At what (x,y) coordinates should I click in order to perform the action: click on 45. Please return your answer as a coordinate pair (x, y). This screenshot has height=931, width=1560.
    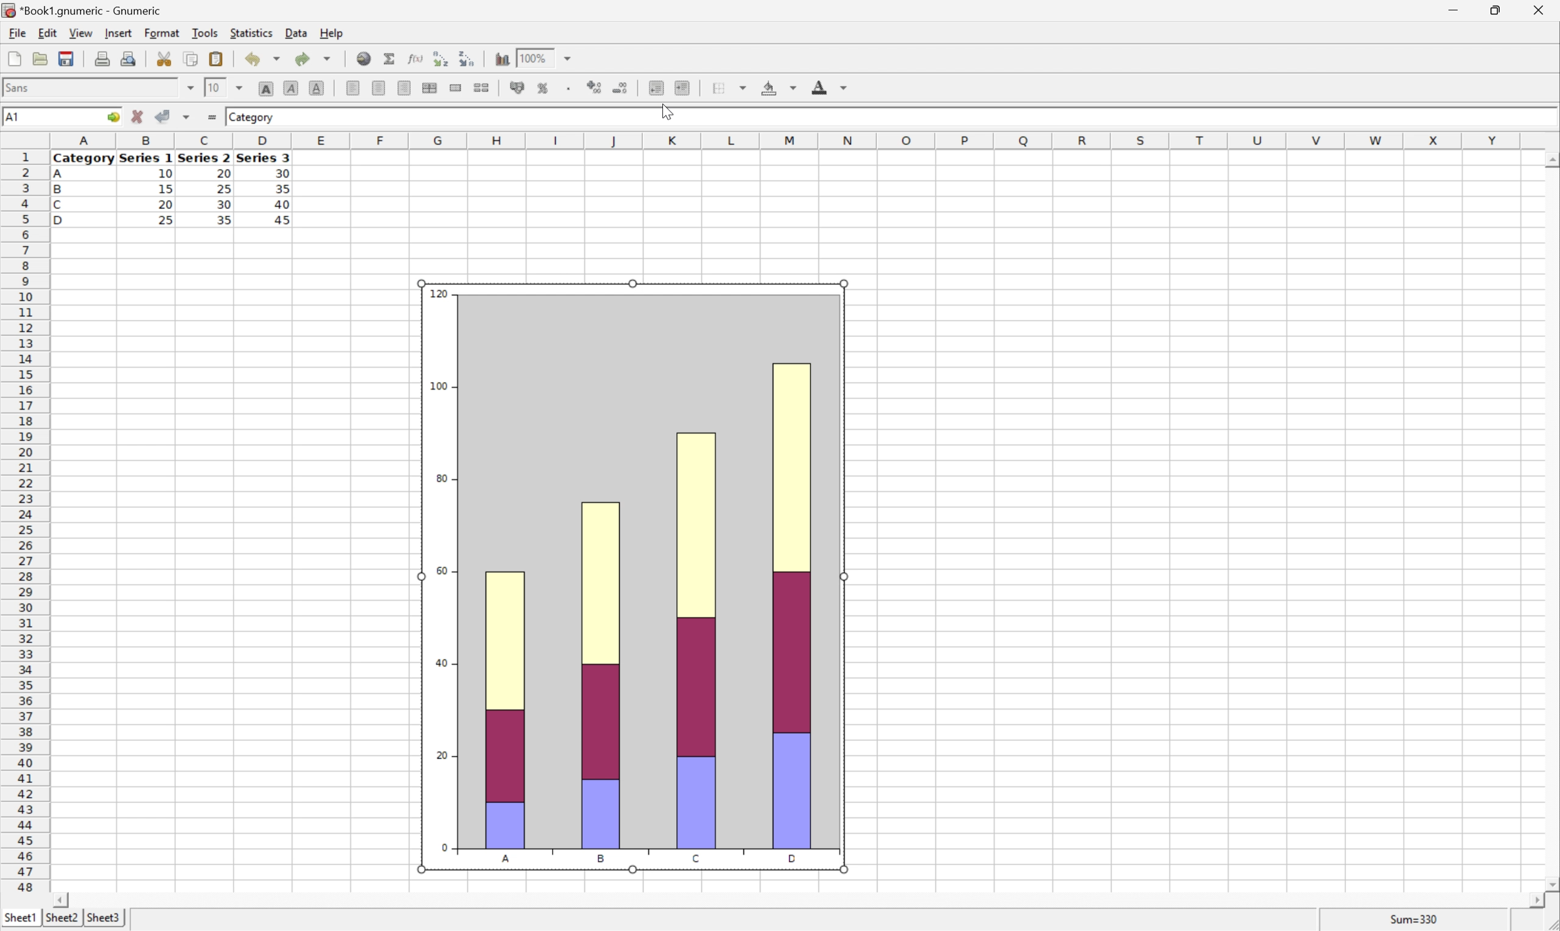
    Looking at the image, I should click on (288, 220).